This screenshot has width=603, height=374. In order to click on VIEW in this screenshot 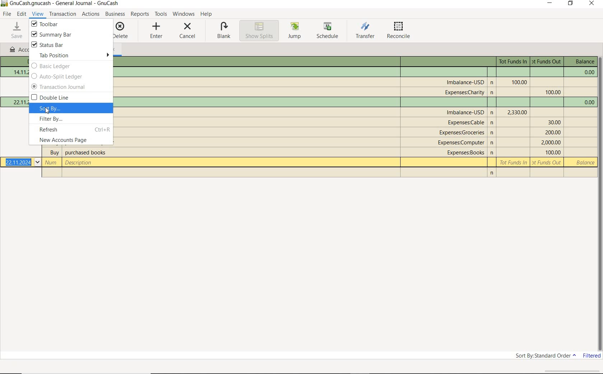, I will do `click(38, 14)`.